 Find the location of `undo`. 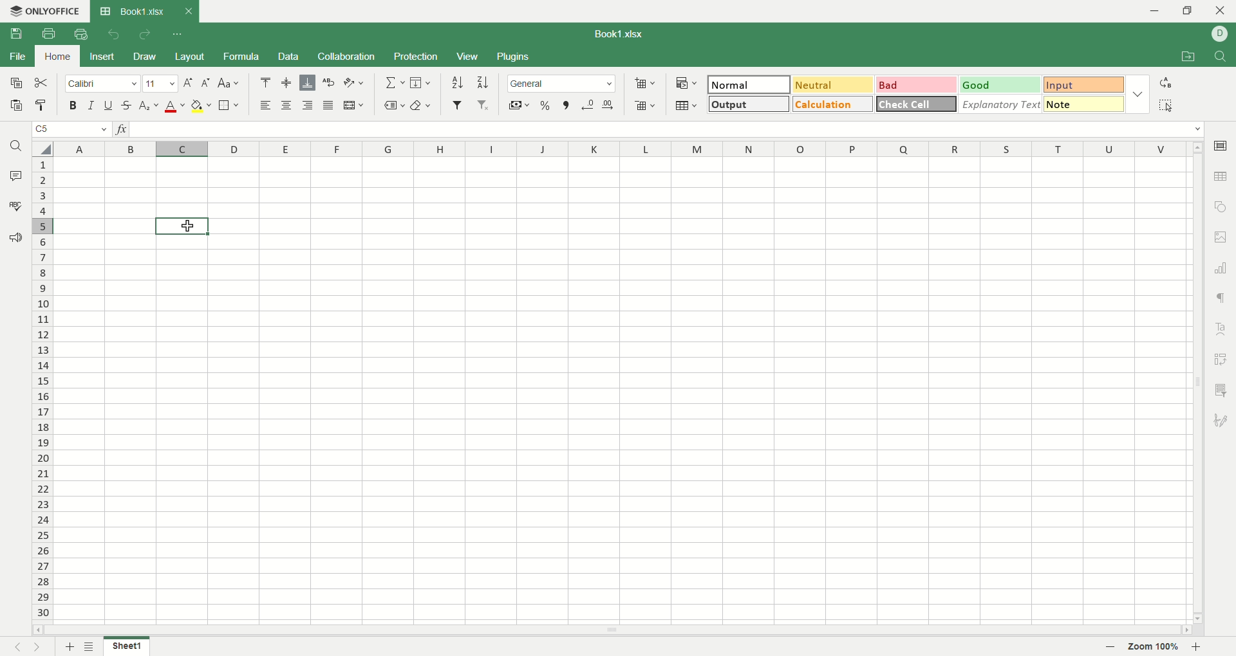

undo is located at coordinates (111, 33).